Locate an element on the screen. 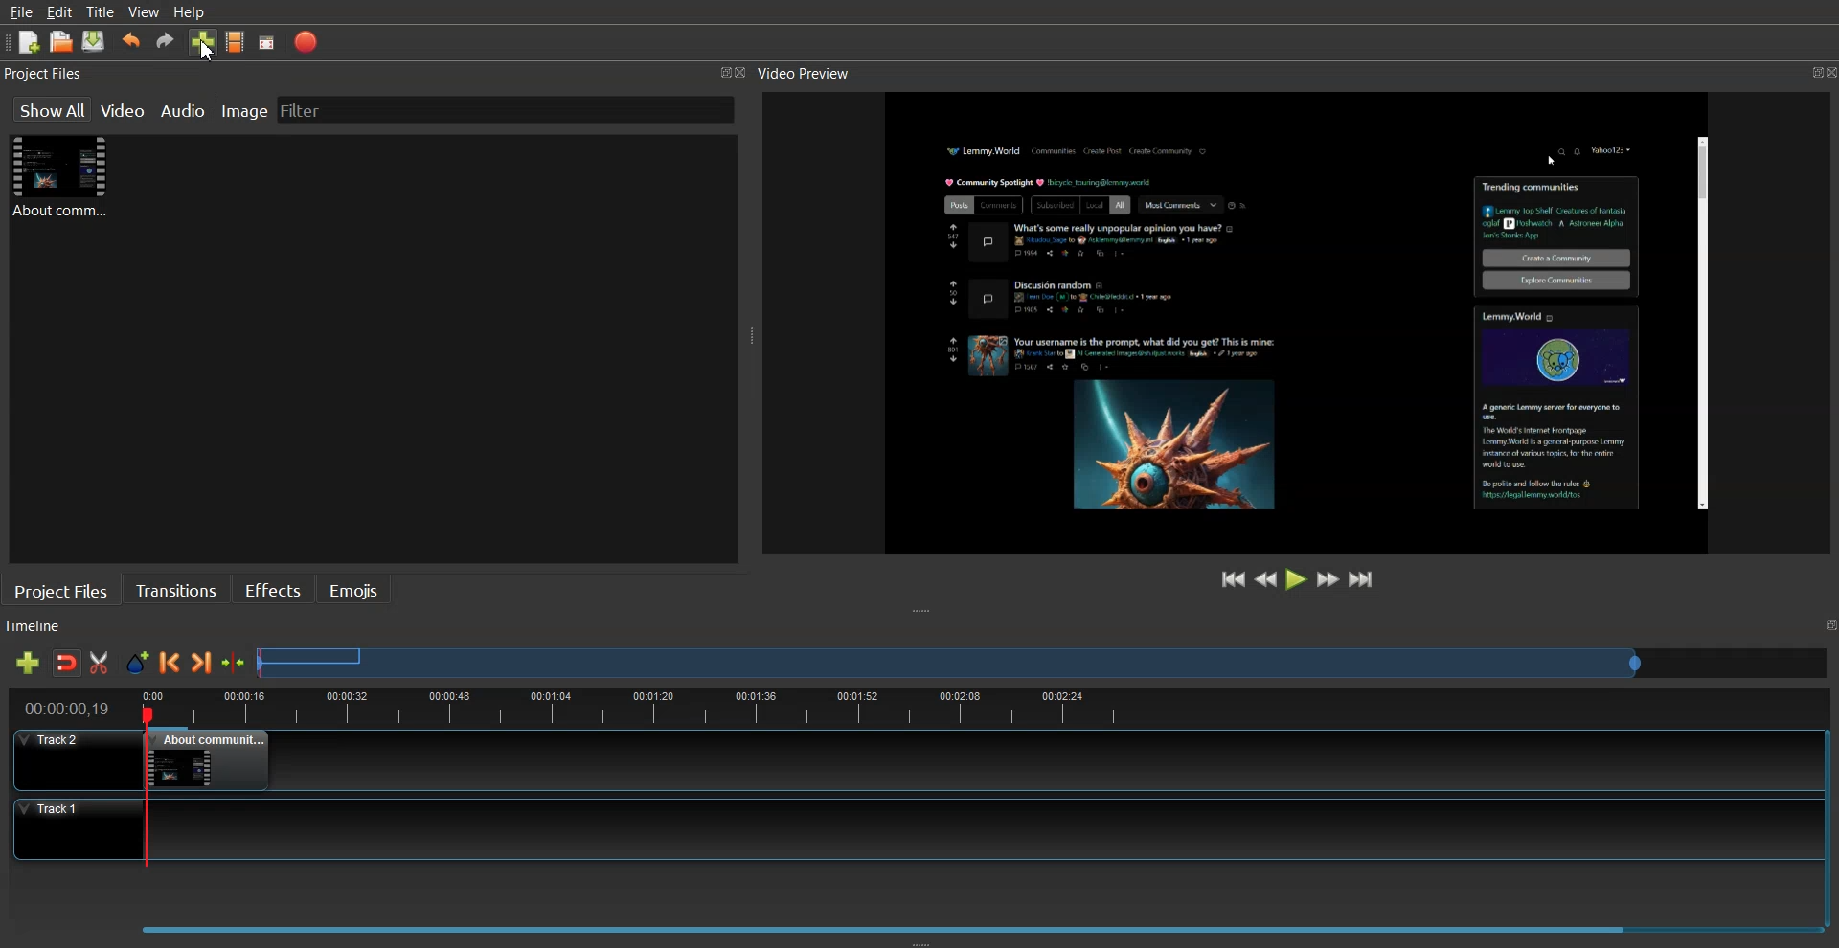 The height and width of the screenshot is (948, 1839). Video Preview is located at coordinates (813, 74).